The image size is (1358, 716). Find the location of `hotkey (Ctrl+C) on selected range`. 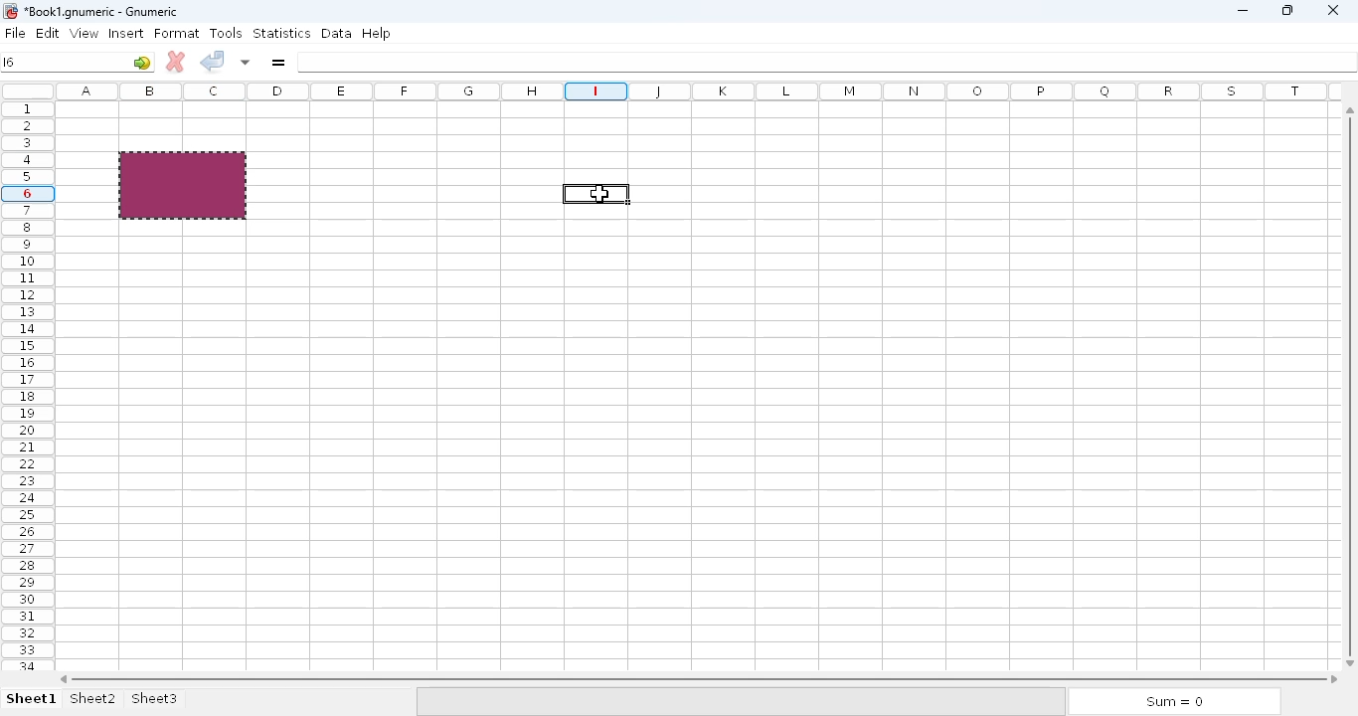

hotkey (Ctrl+C) on selected range is located at coordinates (182, 186).